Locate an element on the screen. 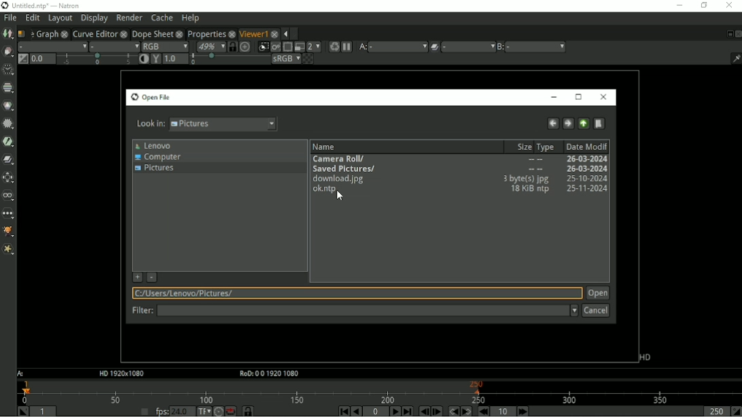 Image resolution: width=742 pixels, height=417 pixels. Type is located at coordinates (547, 147).